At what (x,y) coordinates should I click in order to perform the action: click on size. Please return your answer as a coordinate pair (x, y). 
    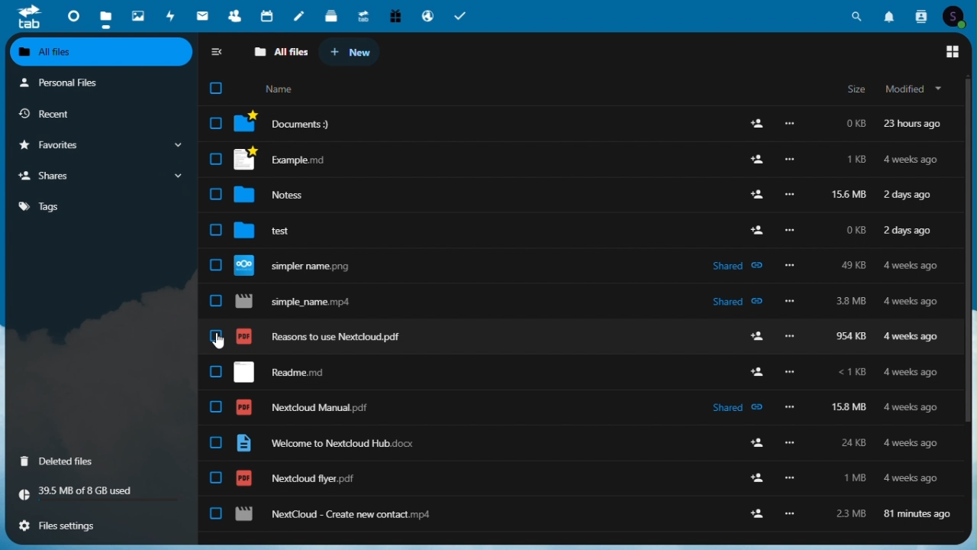
    Looking at the image, I should click on (856, 89).